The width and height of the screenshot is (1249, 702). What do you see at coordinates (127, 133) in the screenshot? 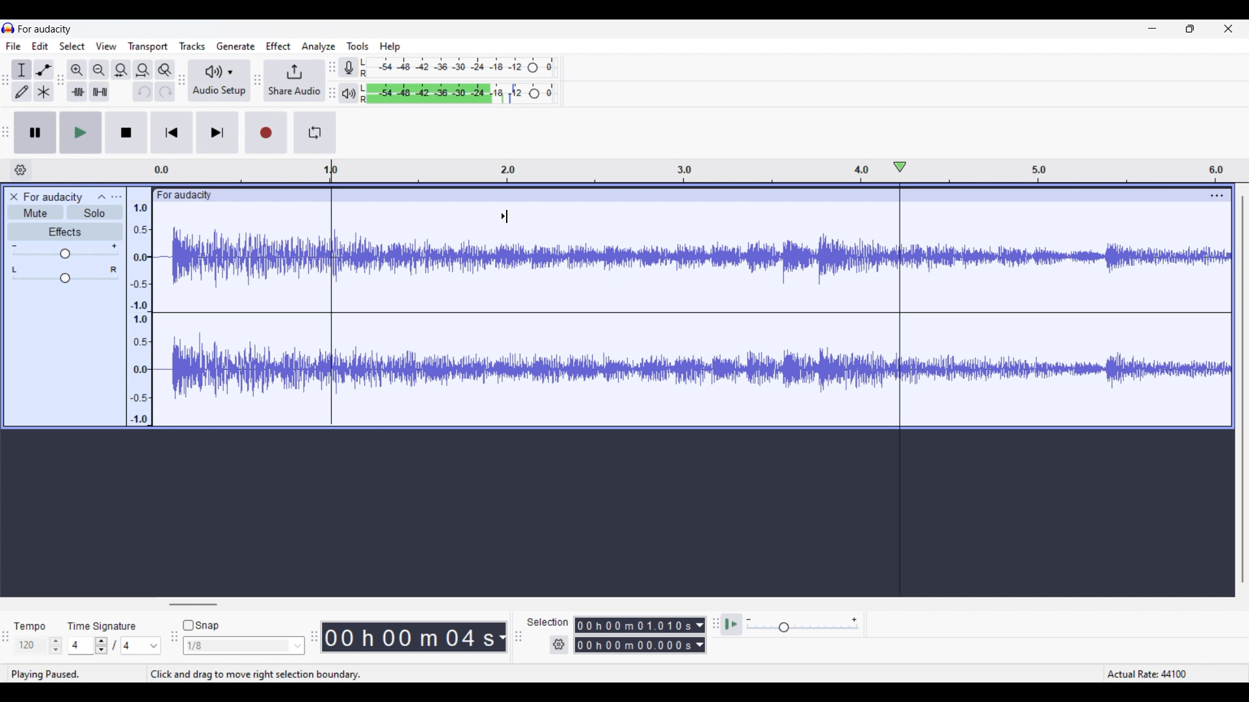
I see `Stop` at bounding box center [127, 133].